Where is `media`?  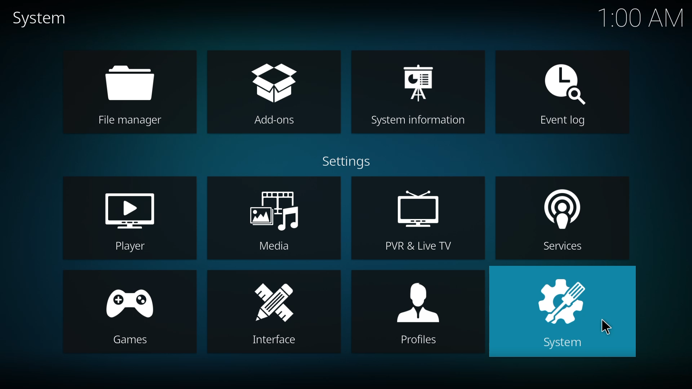 media is located at coordinates (279, 222).